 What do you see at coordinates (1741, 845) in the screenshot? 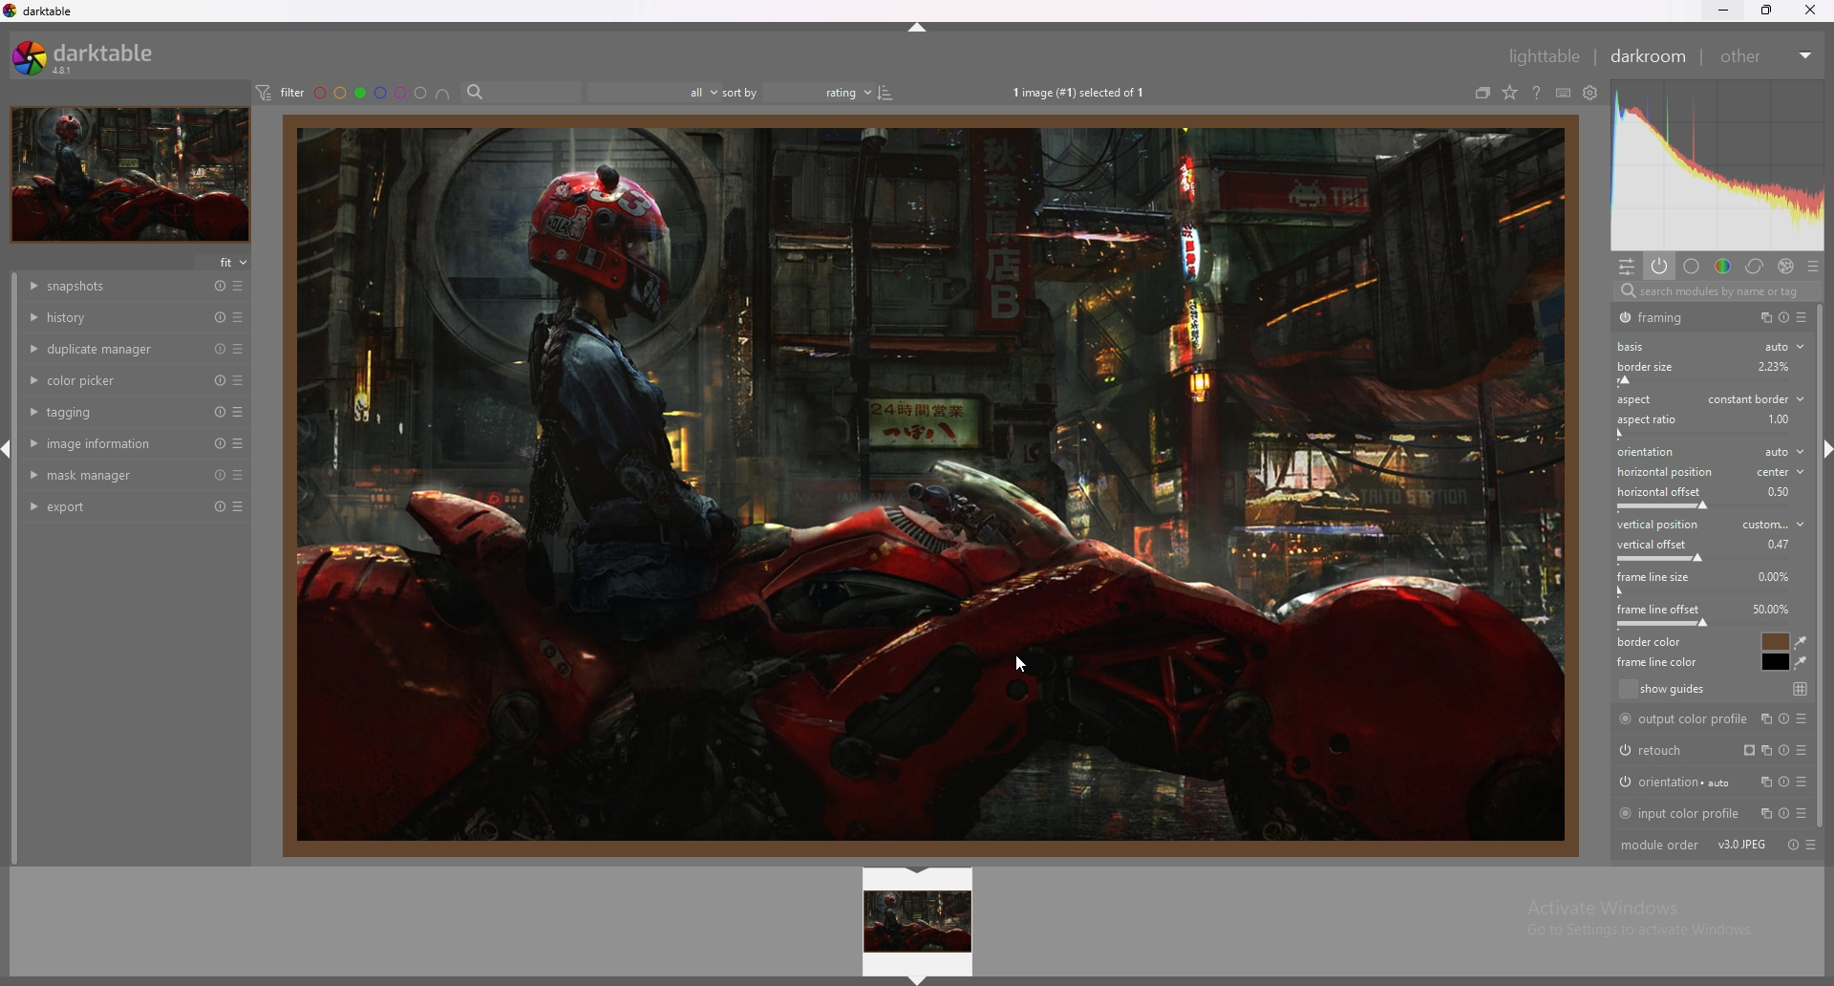
I see `version info` at bounding box center [1741, 845].